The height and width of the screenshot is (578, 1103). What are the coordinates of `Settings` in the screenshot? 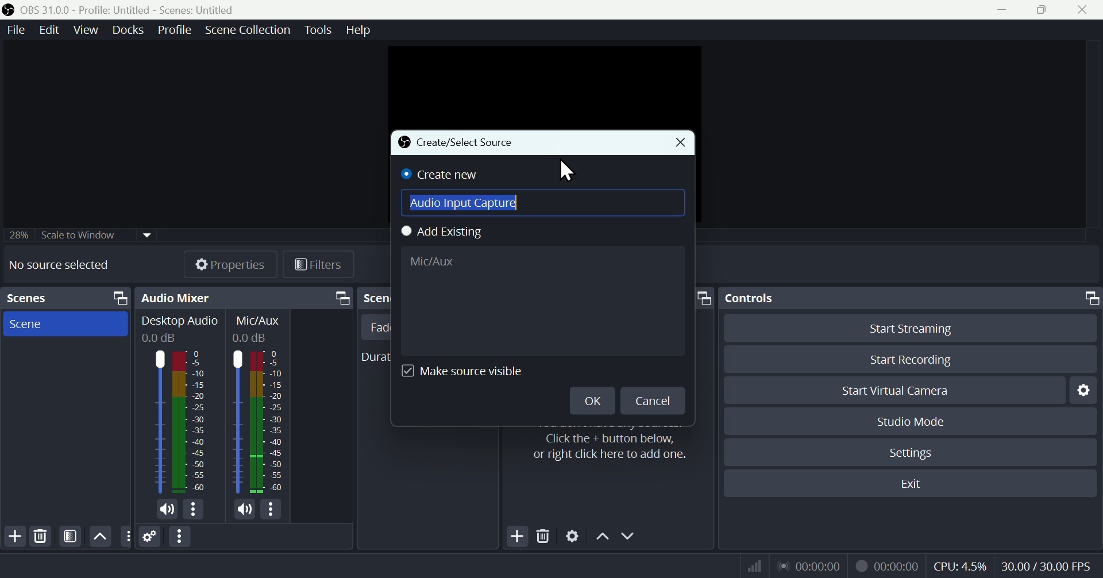 It's located at (573, 538).